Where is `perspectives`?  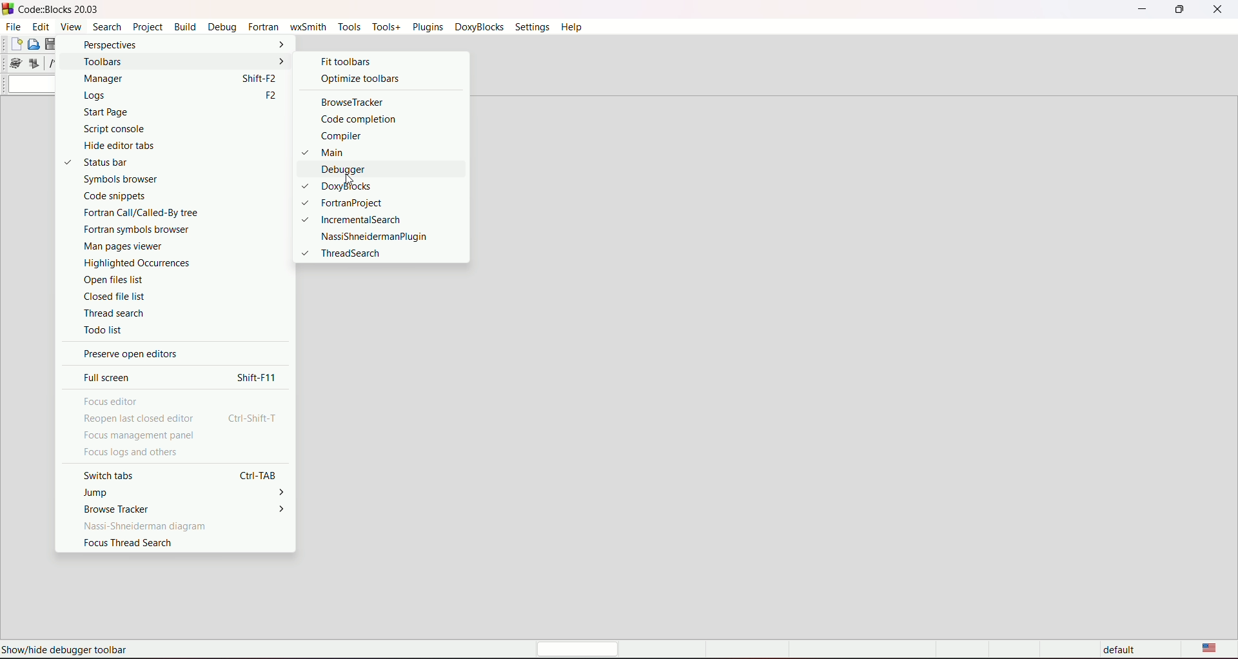 perspectives is located at coordinates (168, 45).